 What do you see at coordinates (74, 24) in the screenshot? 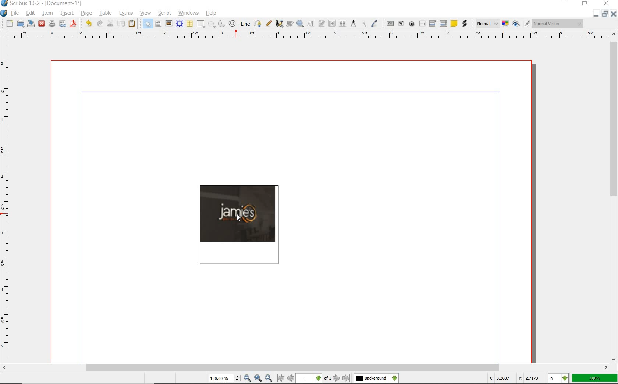
I see `SAVE AS pdf` at bounding box center [74, 24].